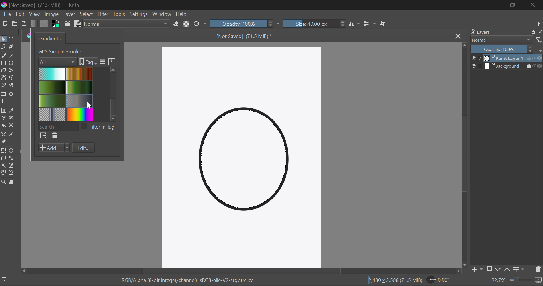  Describe the element at coordinates (477, 270) in the screenshot. I see `Add Layer` at that location.